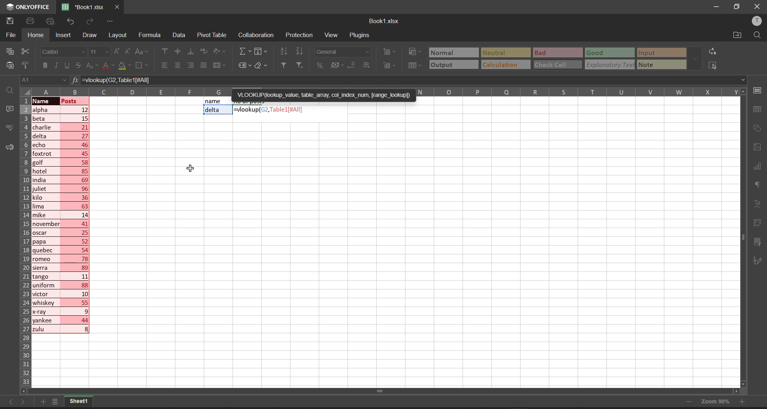  I want to click on delta, so click(213, 110).